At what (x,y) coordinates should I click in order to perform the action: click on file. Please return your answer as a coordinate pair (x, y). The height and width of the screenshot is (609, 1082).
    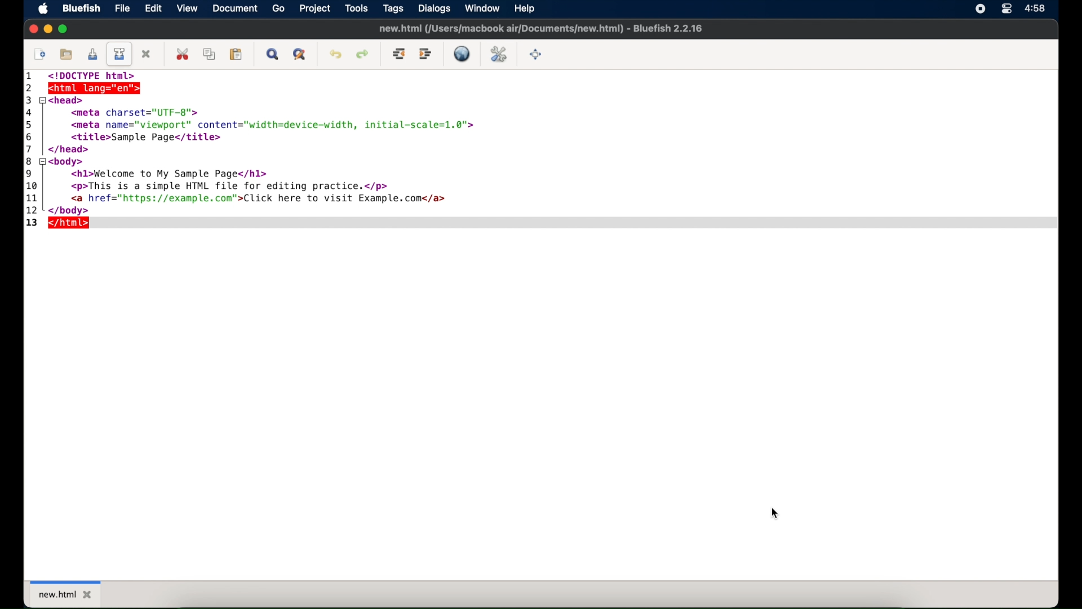
    Looking at the image, I should click on (123, 8).